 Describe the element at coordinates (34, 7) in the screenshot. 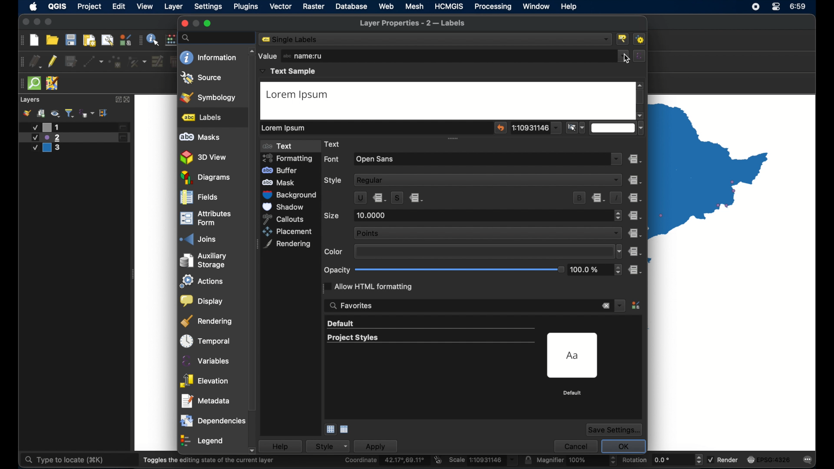

I see `apple icon` at that location.